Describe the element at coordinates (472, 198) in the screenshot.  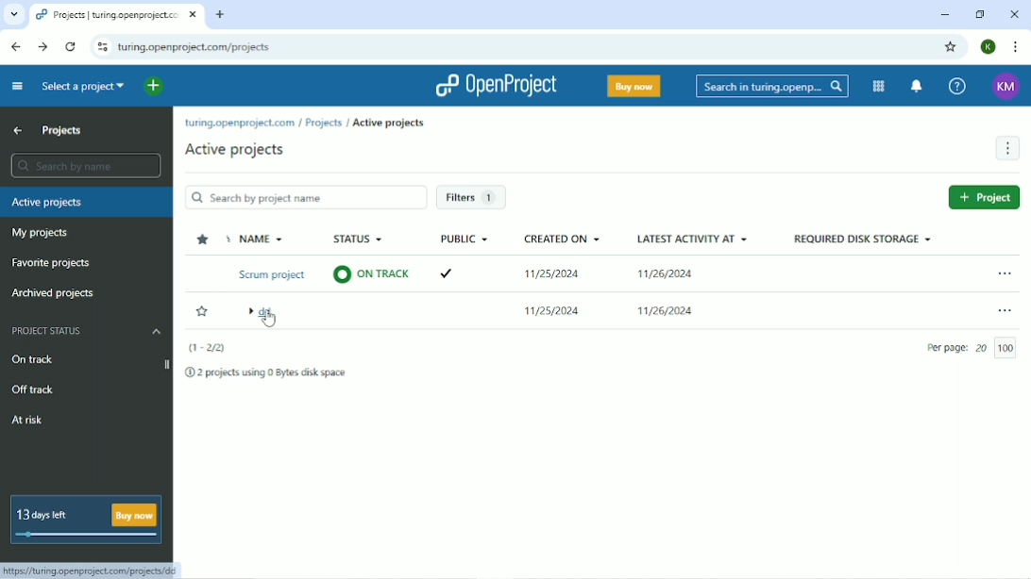
I see `Filters 1` at that location.